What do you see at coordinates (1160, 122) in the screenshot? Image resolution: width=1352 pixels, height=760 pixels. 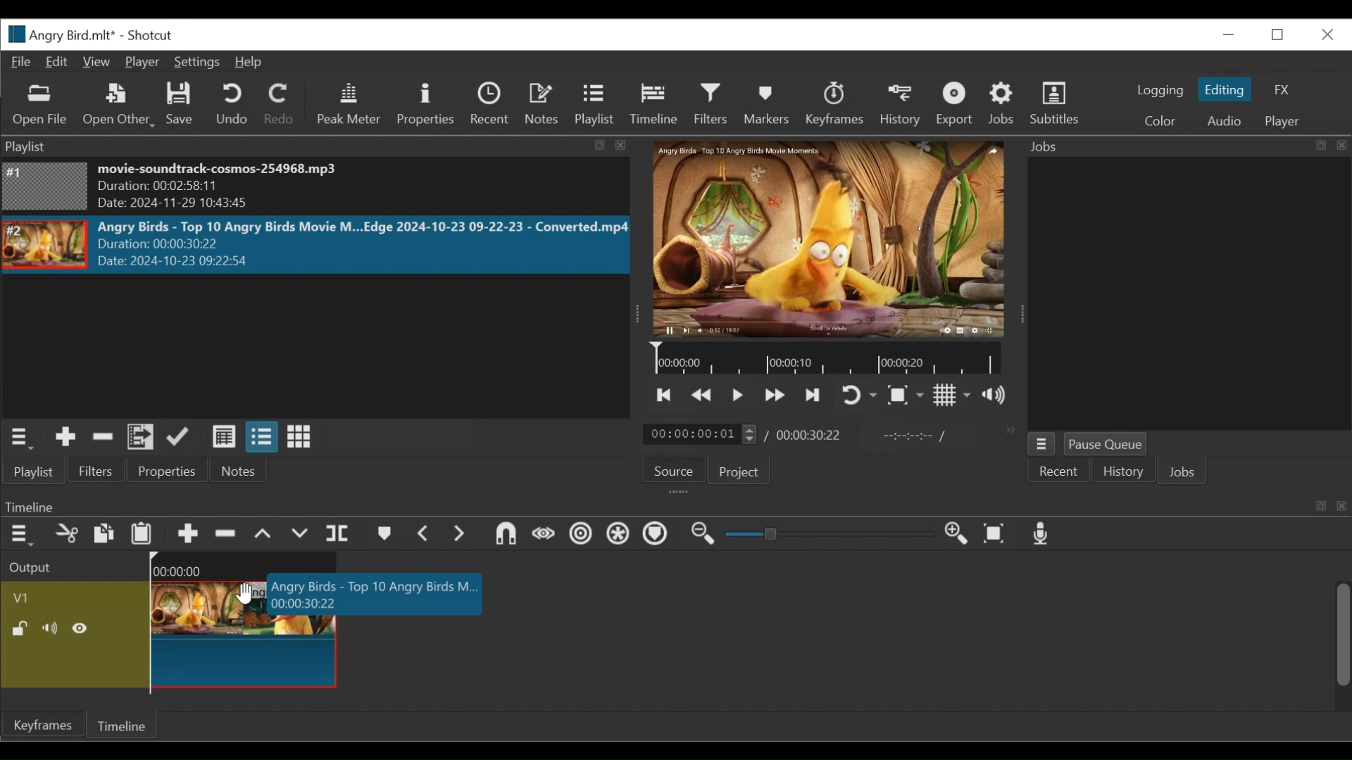 I see `Color` at bounding box center [1160, 122].